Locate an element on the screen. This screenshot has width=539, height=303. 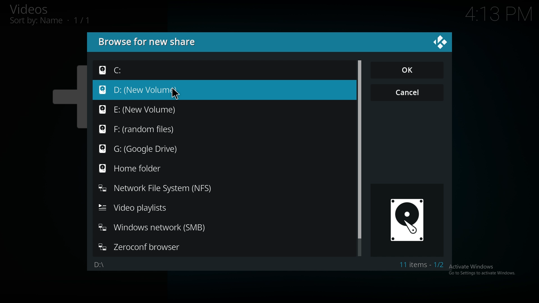
ok is located at coordinates (407, 70).